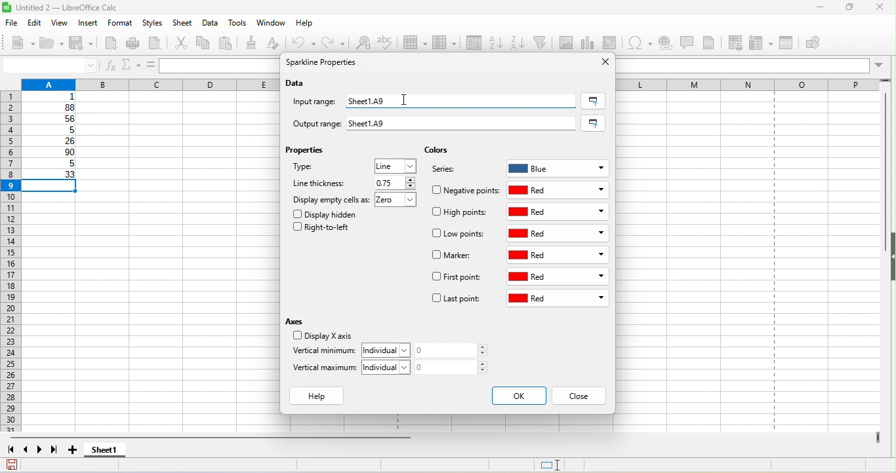  I want to click on freeze rows and column, so click(762, 43).